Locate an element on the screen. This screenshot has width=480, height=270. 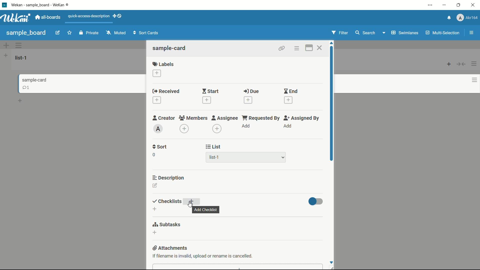
menu is located at coordinates (471, 32).